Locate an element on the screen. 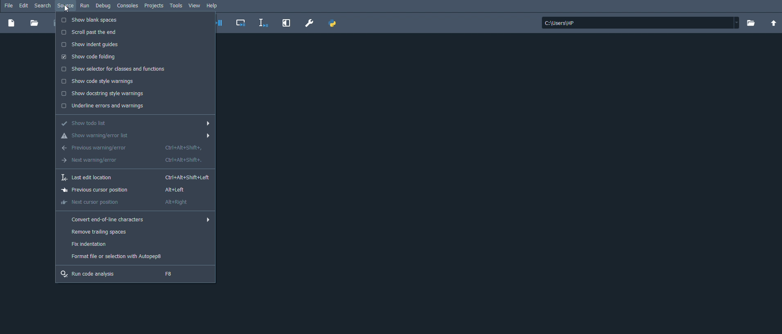 The width and height of the screenshot is (782, 334). Scroll past the end is located at coordinates (92, 32).